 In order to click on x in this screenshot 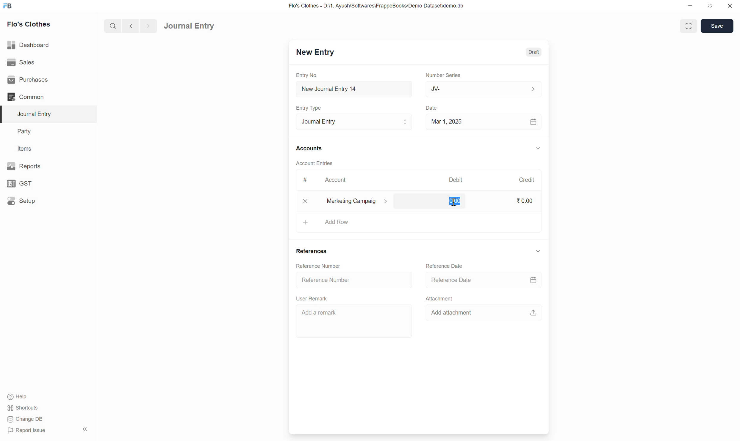, I will do `click(306, 201)`.